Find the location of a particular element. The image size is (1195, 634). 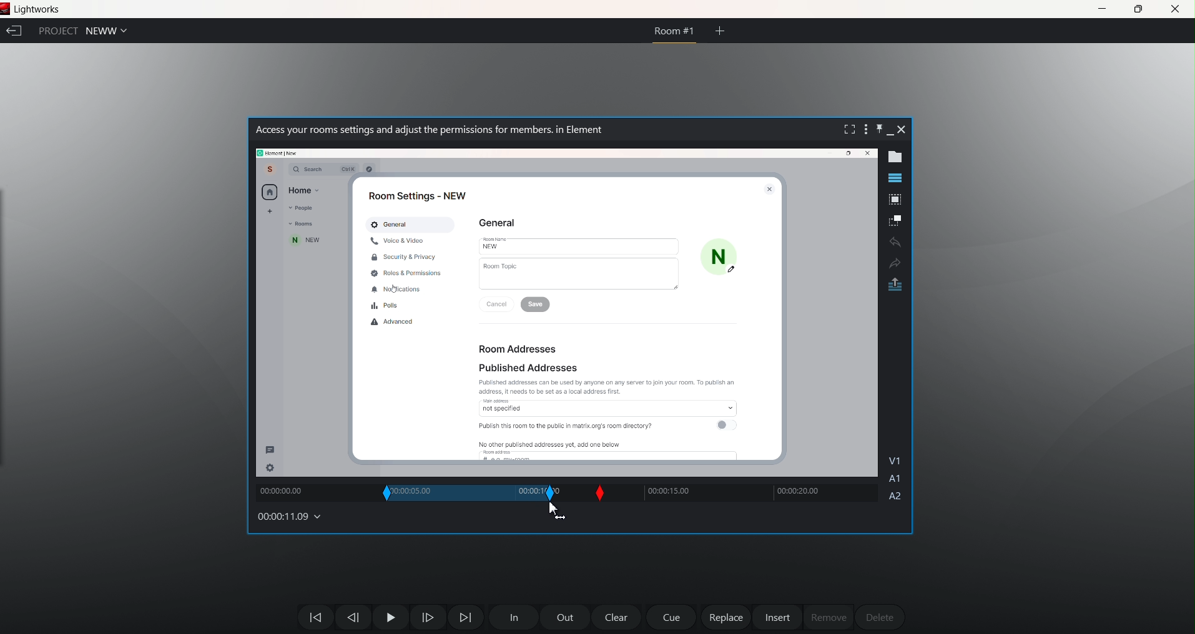

add new is located at coordinates (268, 212).